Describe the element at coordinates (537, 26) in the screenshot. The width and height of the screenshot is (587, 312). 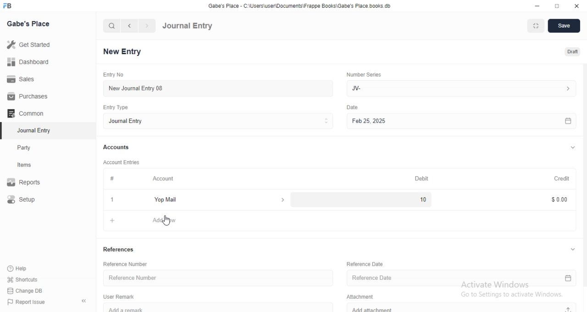
I see `Fit to Window` at that location.